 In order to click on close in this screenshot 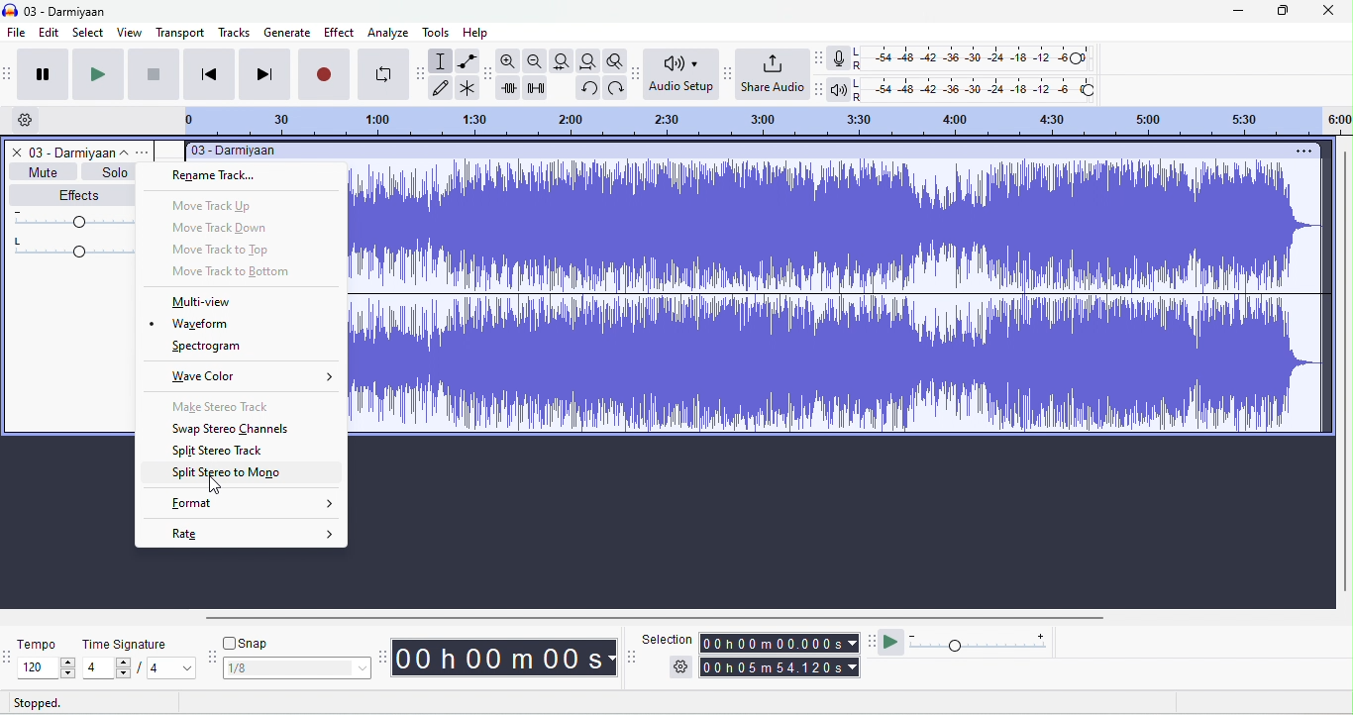, I will do `click(15, 152)`.